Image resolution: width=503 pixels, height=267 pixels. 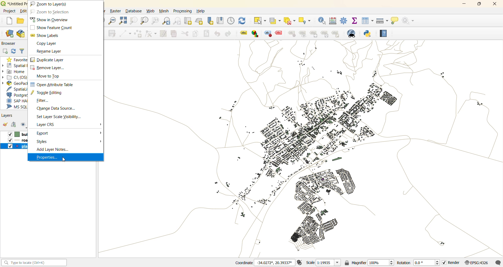 What do you see at coordinates (50, 27) in the screenshot?
I see `show feature count` at bounding box center [50, 27].